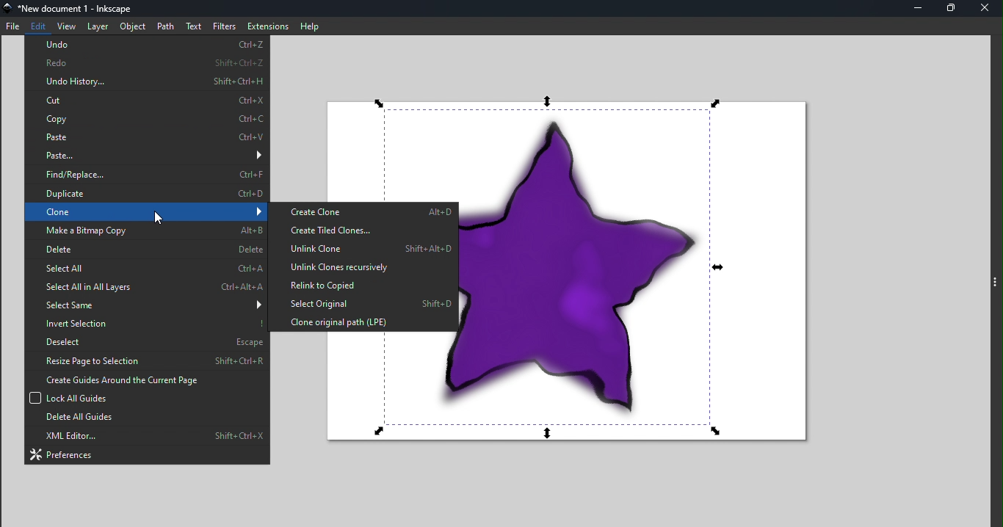 Image resolution: width=1003 pixels, height=527 pixels. I want to click on Relink to copied, so click(361, 285).